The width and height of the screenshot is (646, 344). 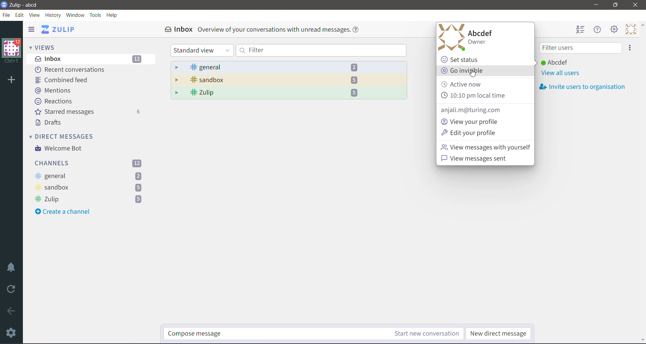 What do you see at coordinates (411, 334) in the screenshot?
I see `Start new conversation` at bounding box center [411, 334].